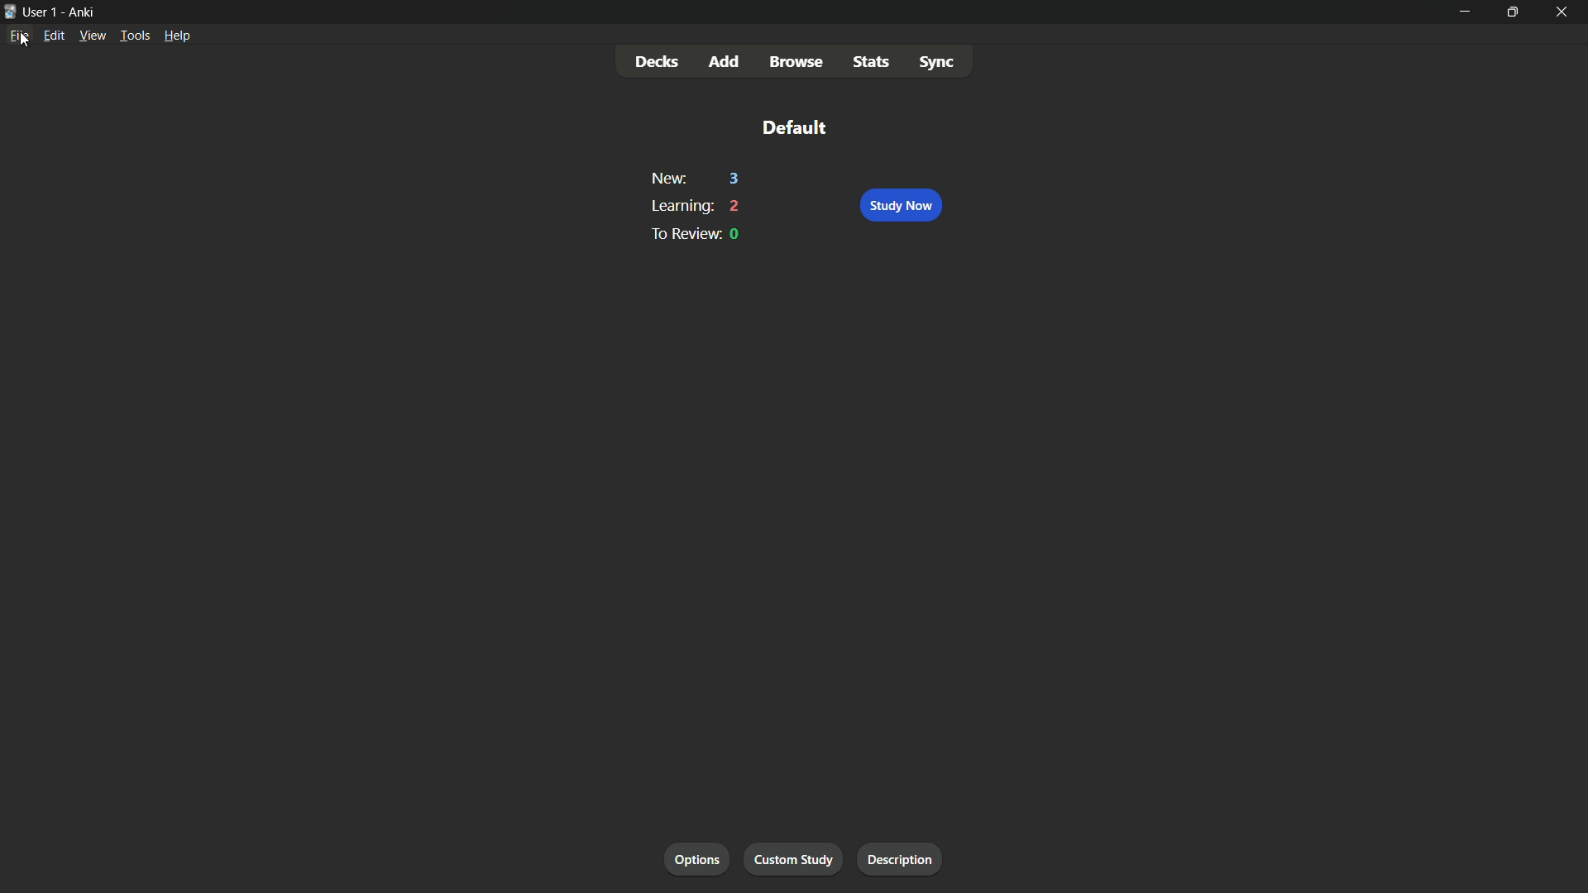 This screenshot has width=1588, height=893. Describe the element at coordinates (793, 127) in the screenshot. I see `default` at that location.